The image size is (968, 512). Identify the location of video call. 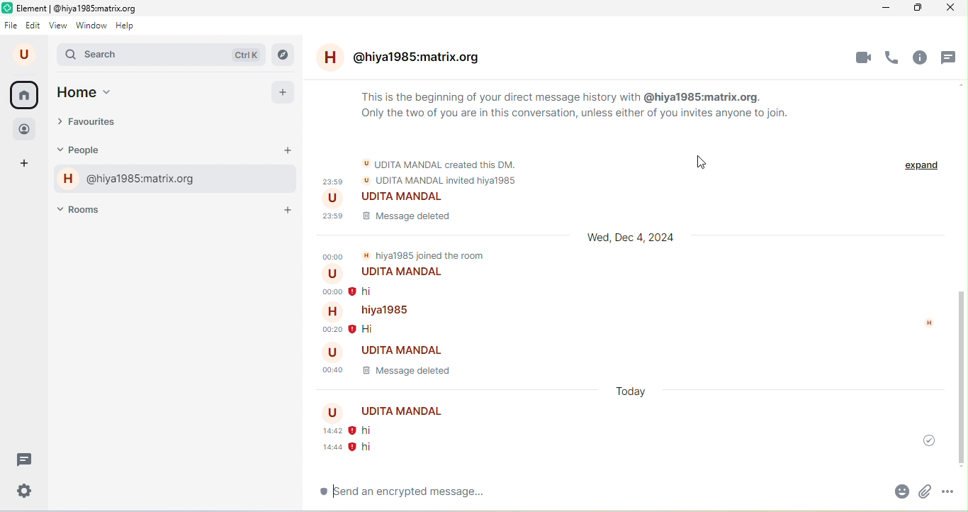
(862, 57).